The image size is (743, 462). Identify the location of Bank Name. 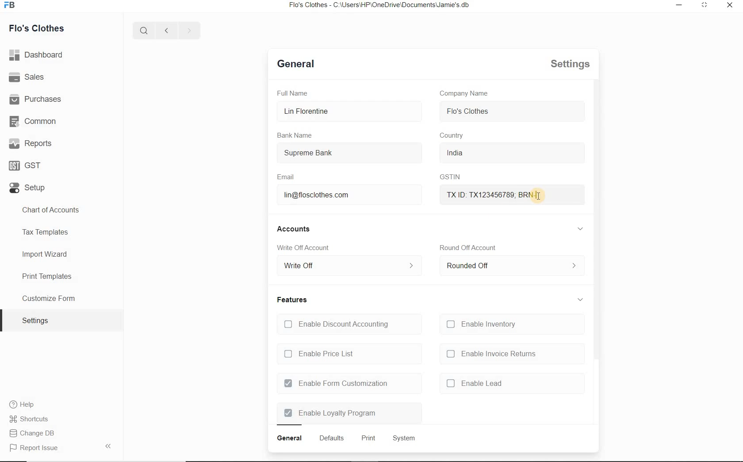
(296, 135).